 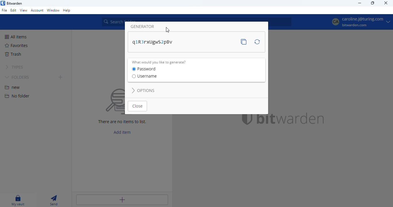 I want to click on trash, so click(x=13, y=54).